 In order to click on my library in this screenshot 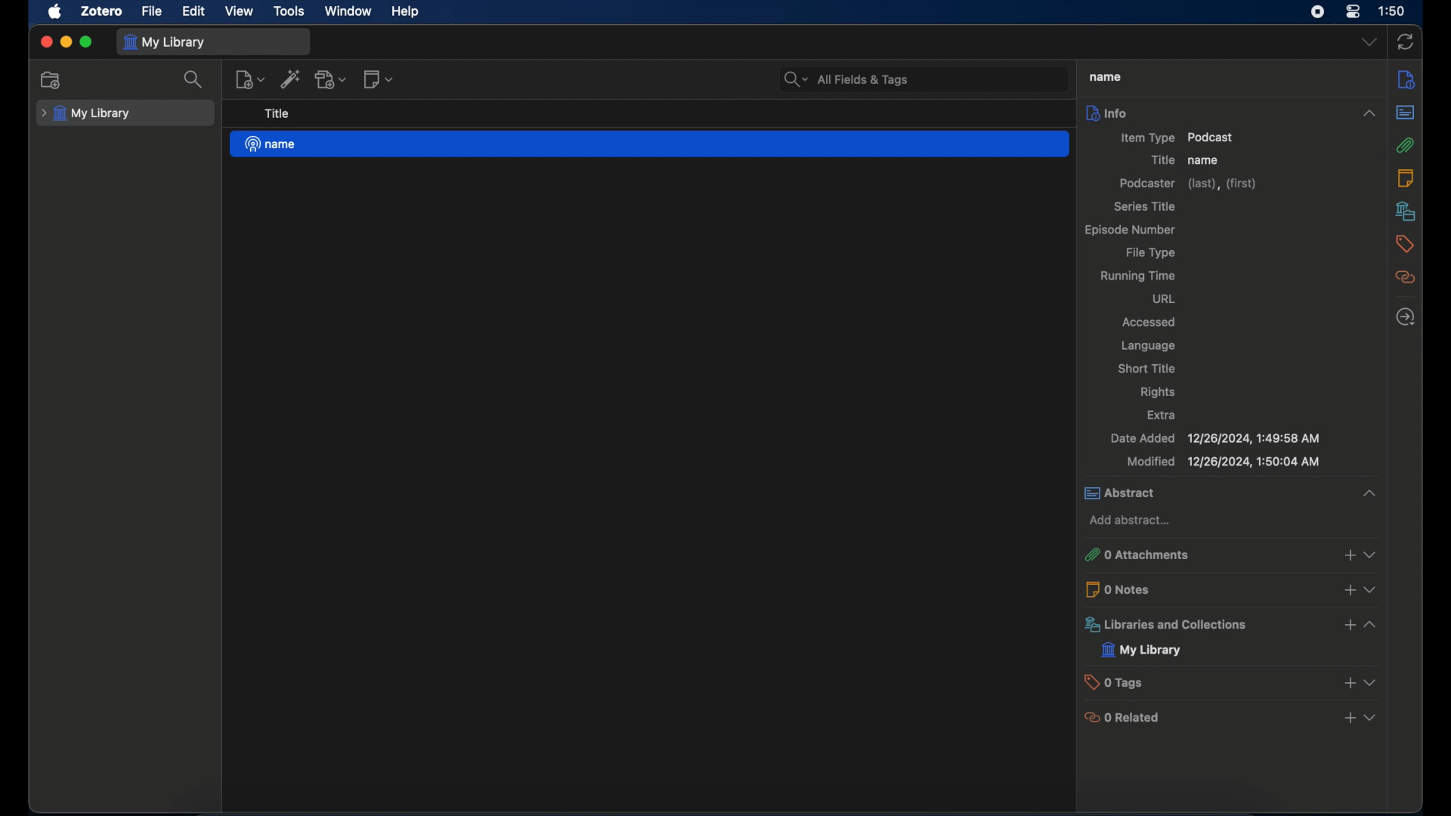, I will do `click(85, 114)`.